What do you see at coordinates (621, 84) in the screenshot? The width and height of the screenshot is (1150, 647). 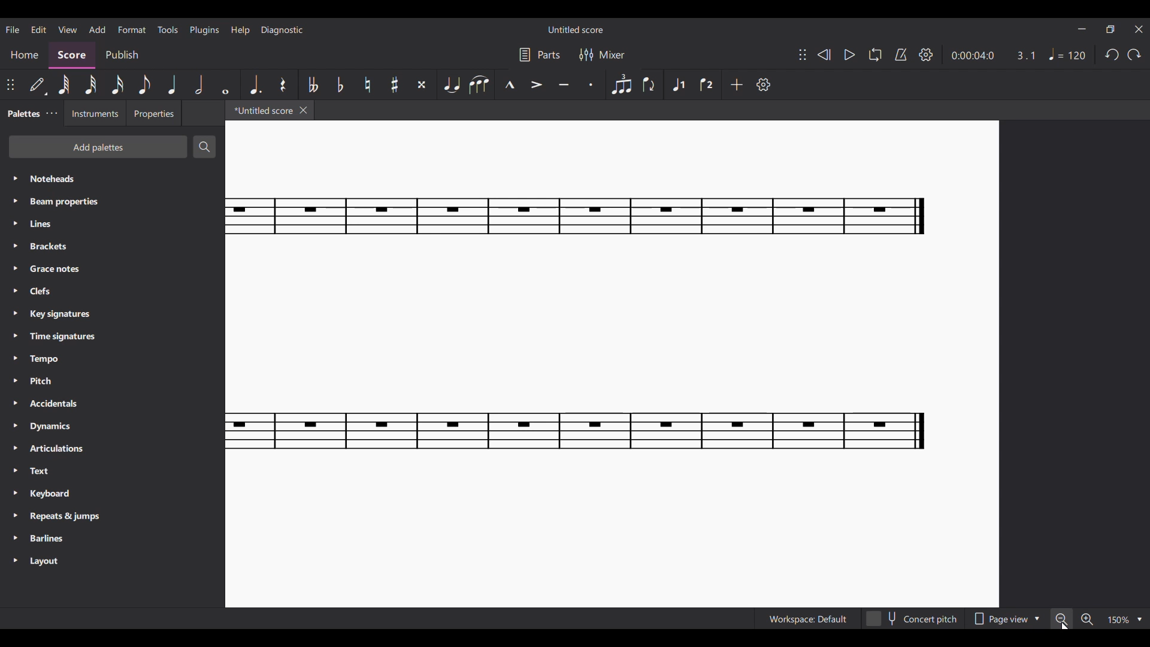 I see `Tuplet` at bounding box center [621, 84].